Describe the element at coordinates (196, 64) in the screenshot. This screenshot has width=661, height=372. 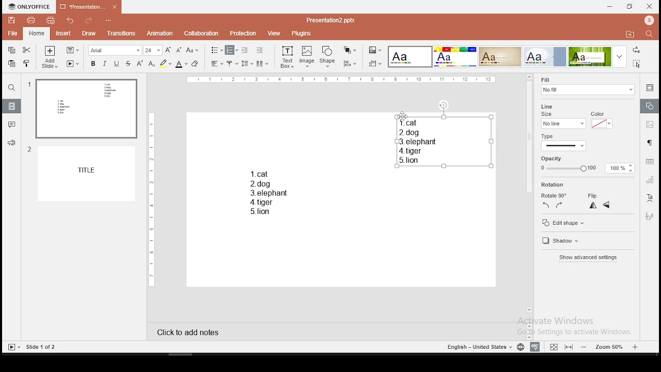
I see `eraser tool` at that location.